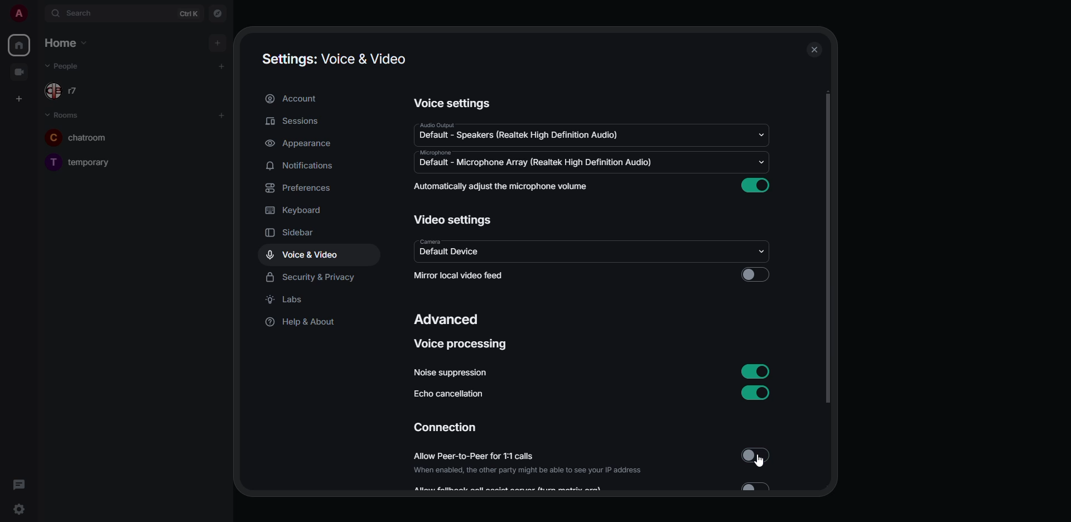 This screenshot has width=1071, height=522. Describe the element at coordinates (301, 254) in the screenshot. I see `voice & video` at that location.